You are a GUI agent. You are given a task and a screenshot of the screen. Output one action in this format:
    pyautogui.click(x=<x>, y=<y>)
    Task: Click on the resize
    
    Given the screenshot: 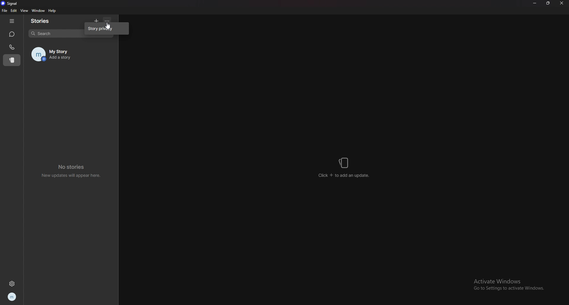 What is the action you would take?
    pyautogui.click(x=548, y=3)
    